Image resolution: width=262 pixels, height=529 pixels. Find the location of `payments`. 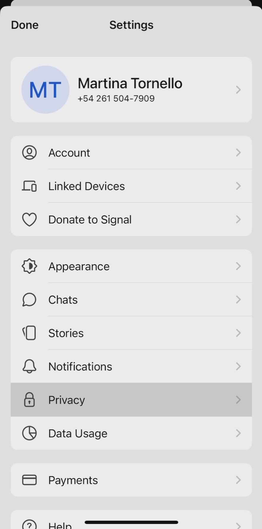

payments is located at coordinates (121, 480).